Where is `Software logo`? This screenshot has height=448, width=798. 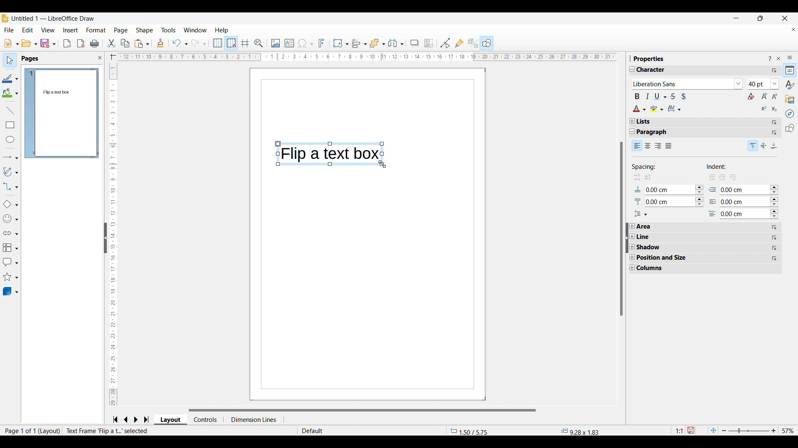 Software logo is located at coordinates (5, 18).